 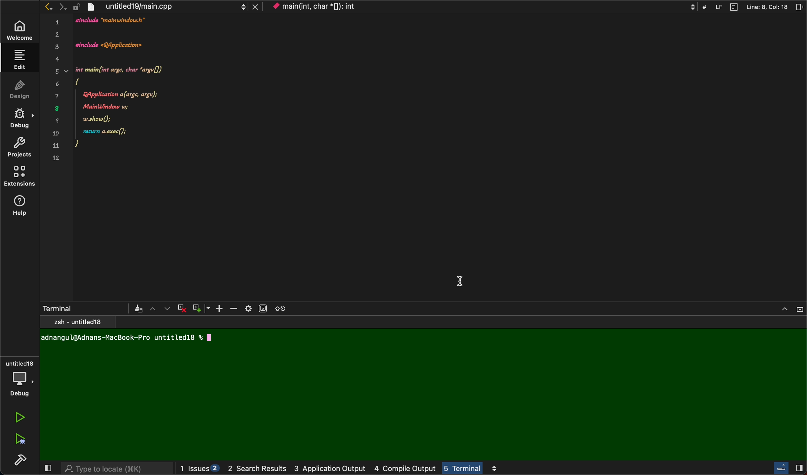 What do you see at coordinates (793, 307) in the screenshot?
I see `close` at bounding box center [793, 307].